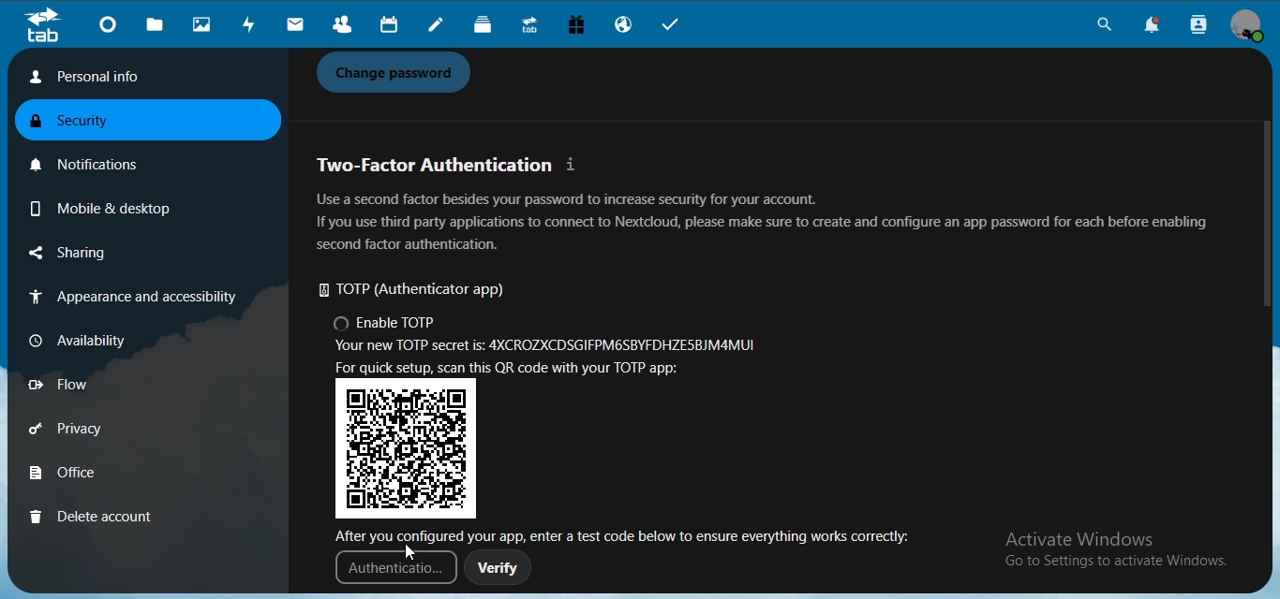 The height and width of the screenshot is (599, 1280). I want to click on search contacts, so click(1199, 25).